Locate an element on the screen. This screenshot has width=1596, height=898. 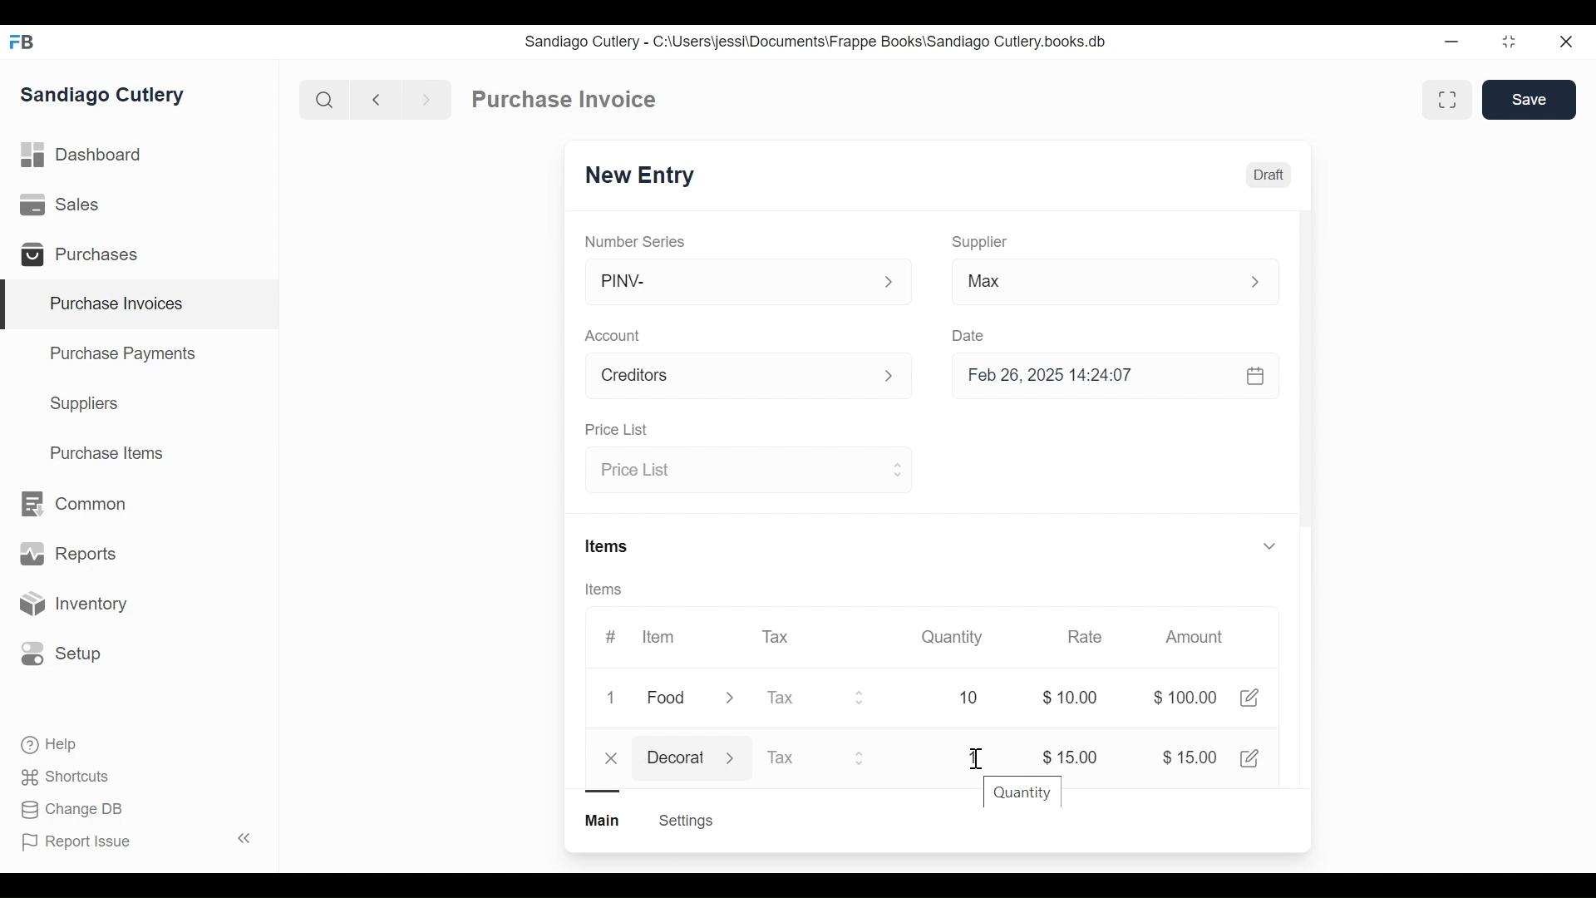
Edit is located at coordinates (1254, 757).